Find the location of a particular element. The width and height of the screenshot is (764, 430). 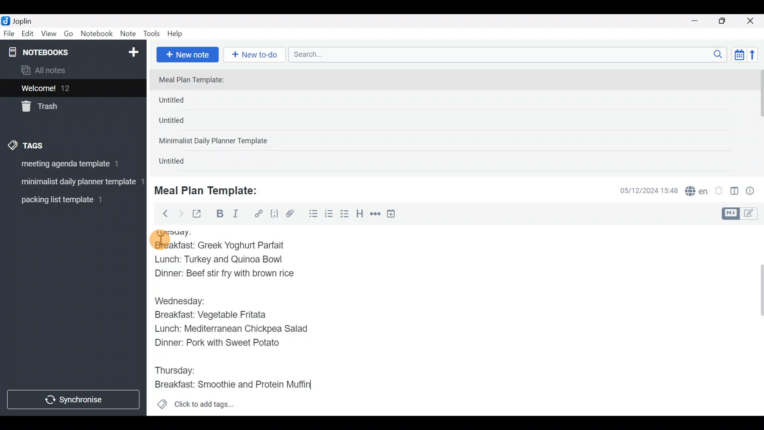

Breakfast: Vegetable Fritata is located at coordinates (220, 315).